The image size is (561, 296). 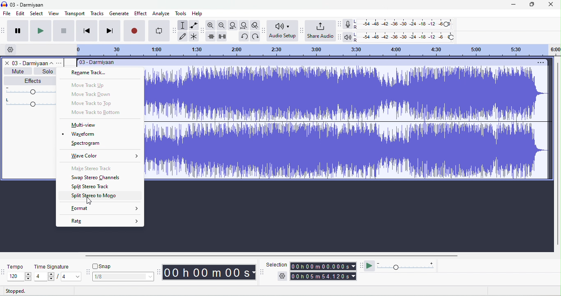 I want to click on record, so click(x=135, y=31).